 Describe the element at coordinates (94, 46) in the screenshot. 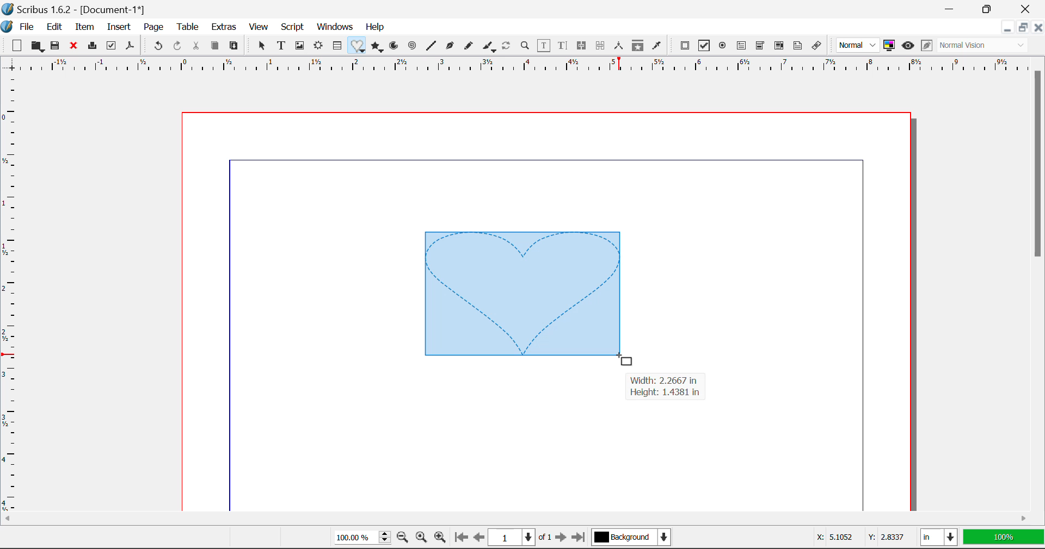

I see `Print` at that location.